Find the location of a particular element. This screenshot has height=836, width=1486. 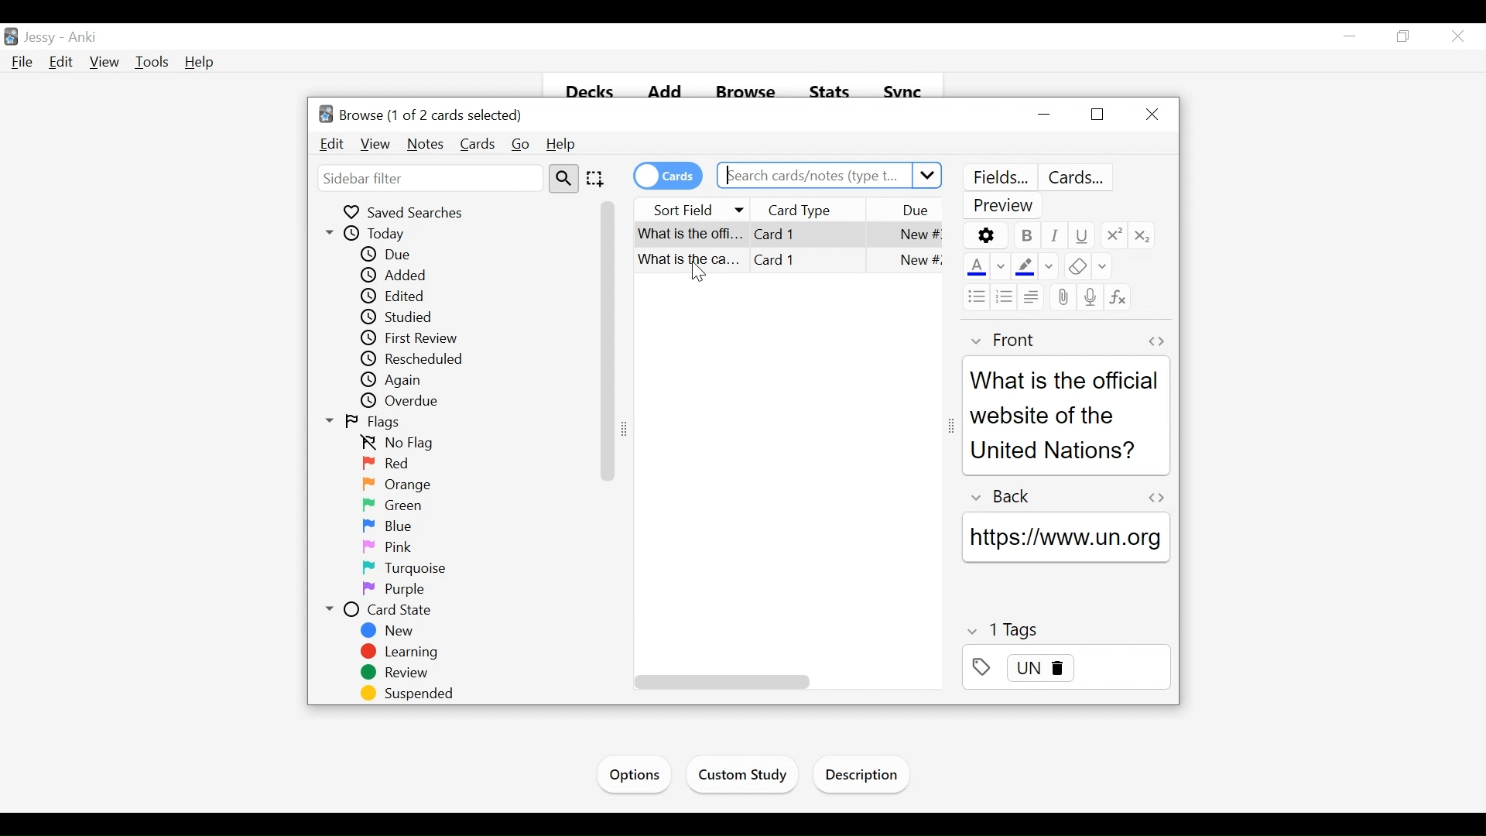

Blue is located at coordinates (389, 526).